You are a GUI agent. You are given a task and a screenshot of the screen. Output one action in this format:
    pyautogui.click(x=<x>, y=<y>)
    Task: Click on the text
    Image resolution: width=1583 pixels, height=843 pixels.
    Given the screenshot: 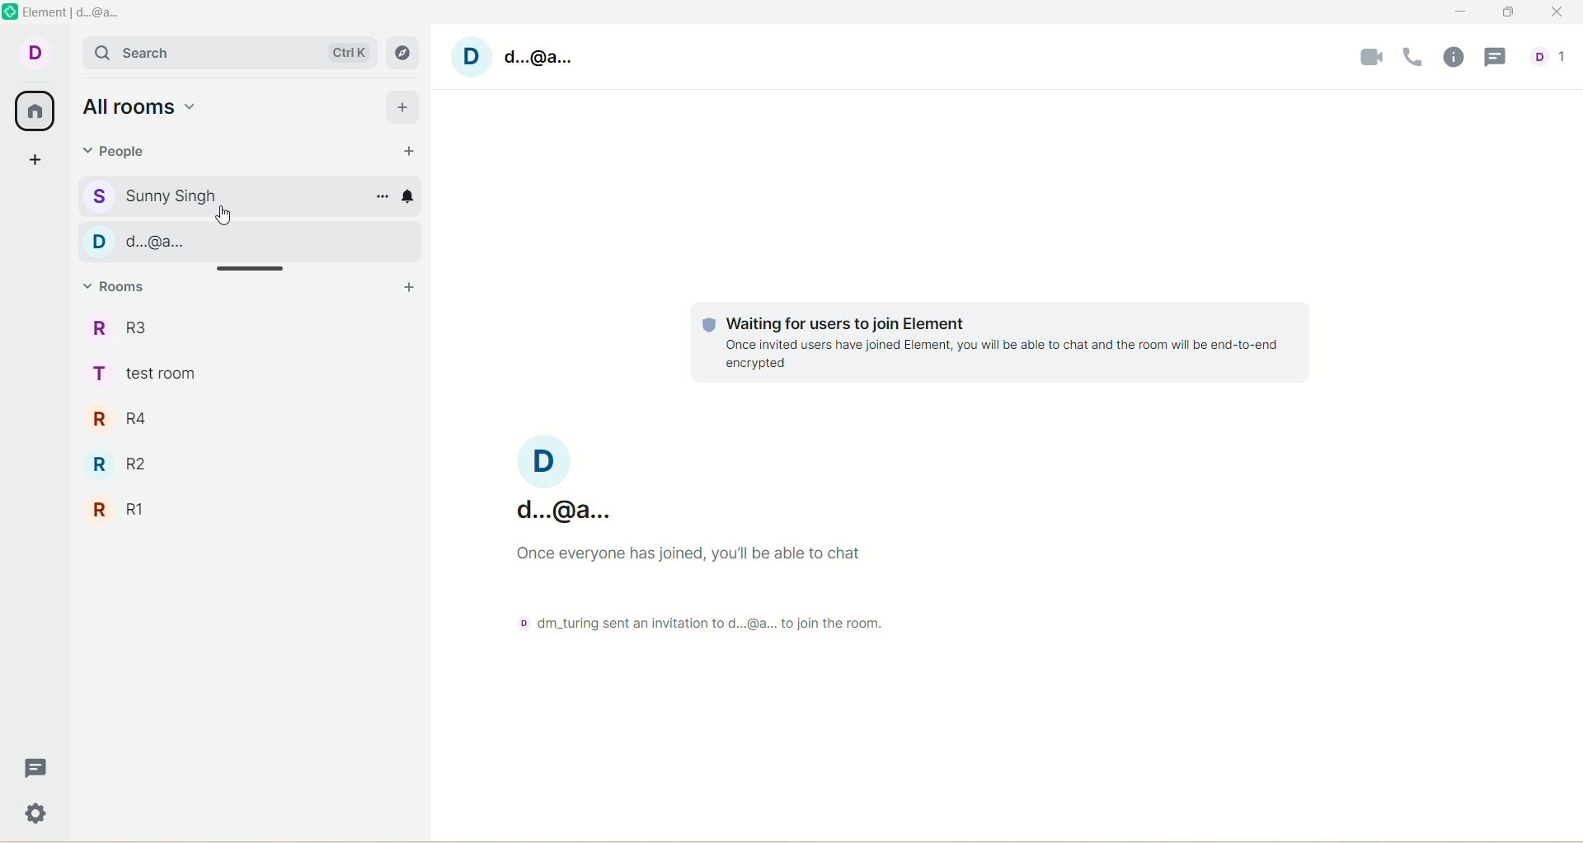 What is the action you would take?
    pyautogui.click(x=1002, y=342)
    